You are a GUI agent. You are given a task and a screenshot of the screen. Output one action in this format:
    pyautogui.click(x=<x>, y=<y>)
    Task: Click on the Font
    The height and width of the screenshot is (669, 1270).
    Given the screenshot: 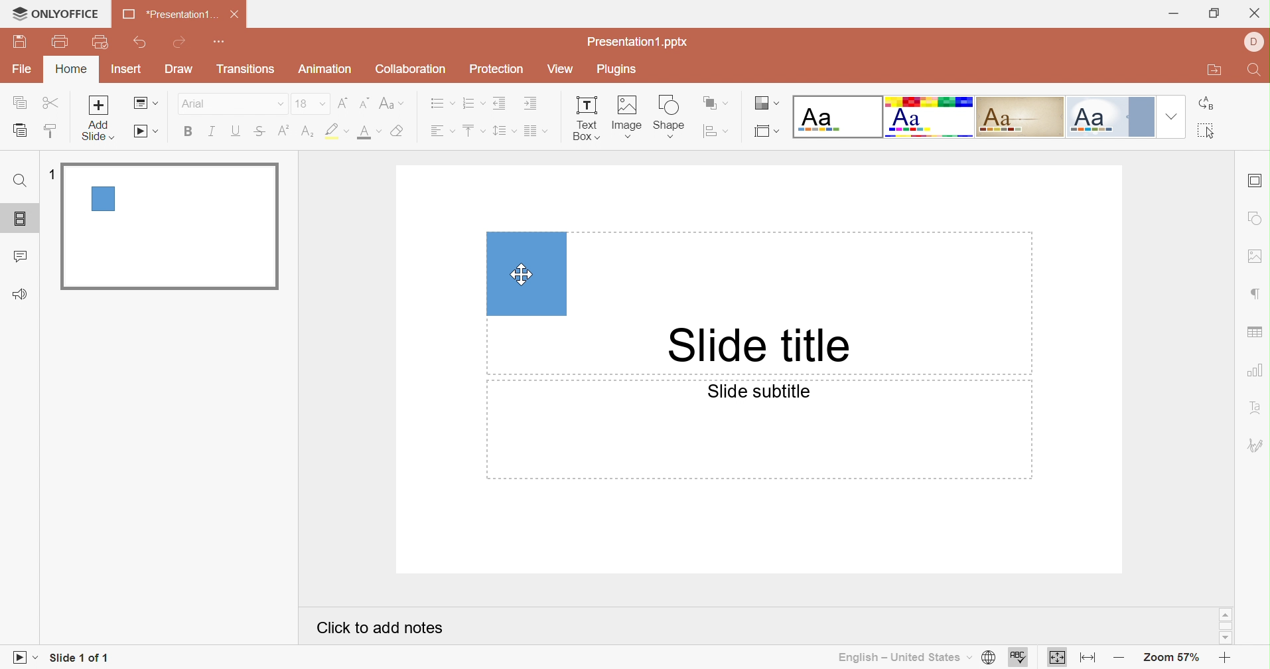 What is the action you would take?
    pyautogui.click(x=232, y=104)
    